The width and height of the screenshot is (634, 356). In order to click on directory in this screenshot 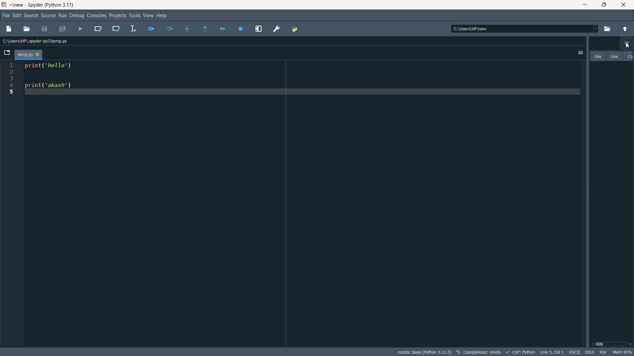, I will do `click(524, 29)`.